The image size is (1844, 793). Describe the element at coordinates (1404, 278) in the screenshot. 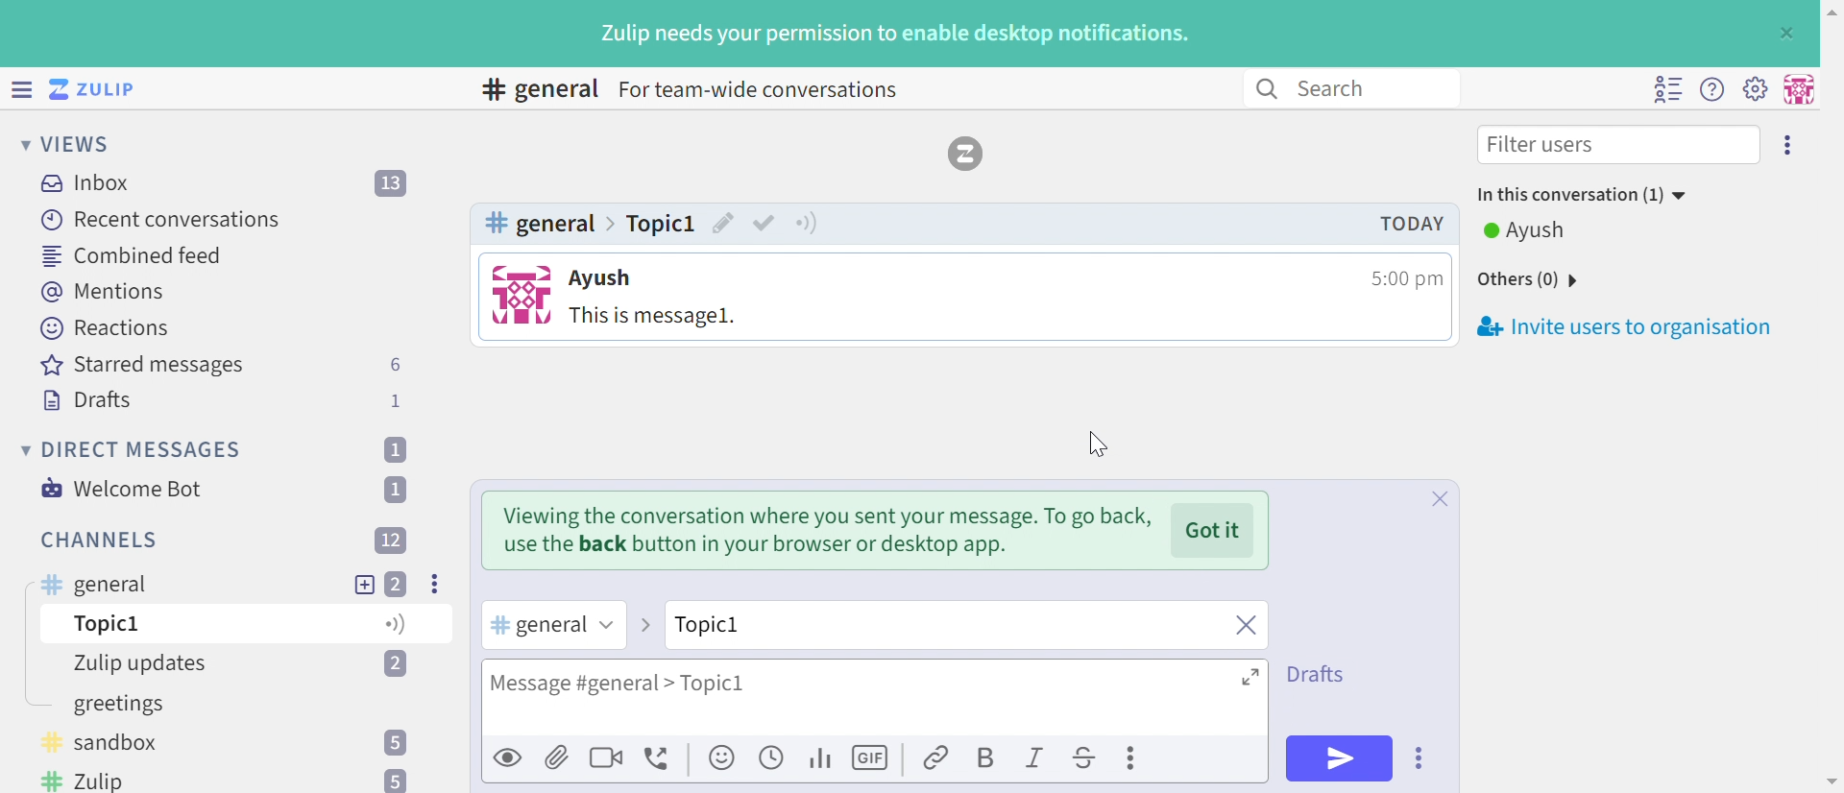

I see `5:00 PM` at that location.